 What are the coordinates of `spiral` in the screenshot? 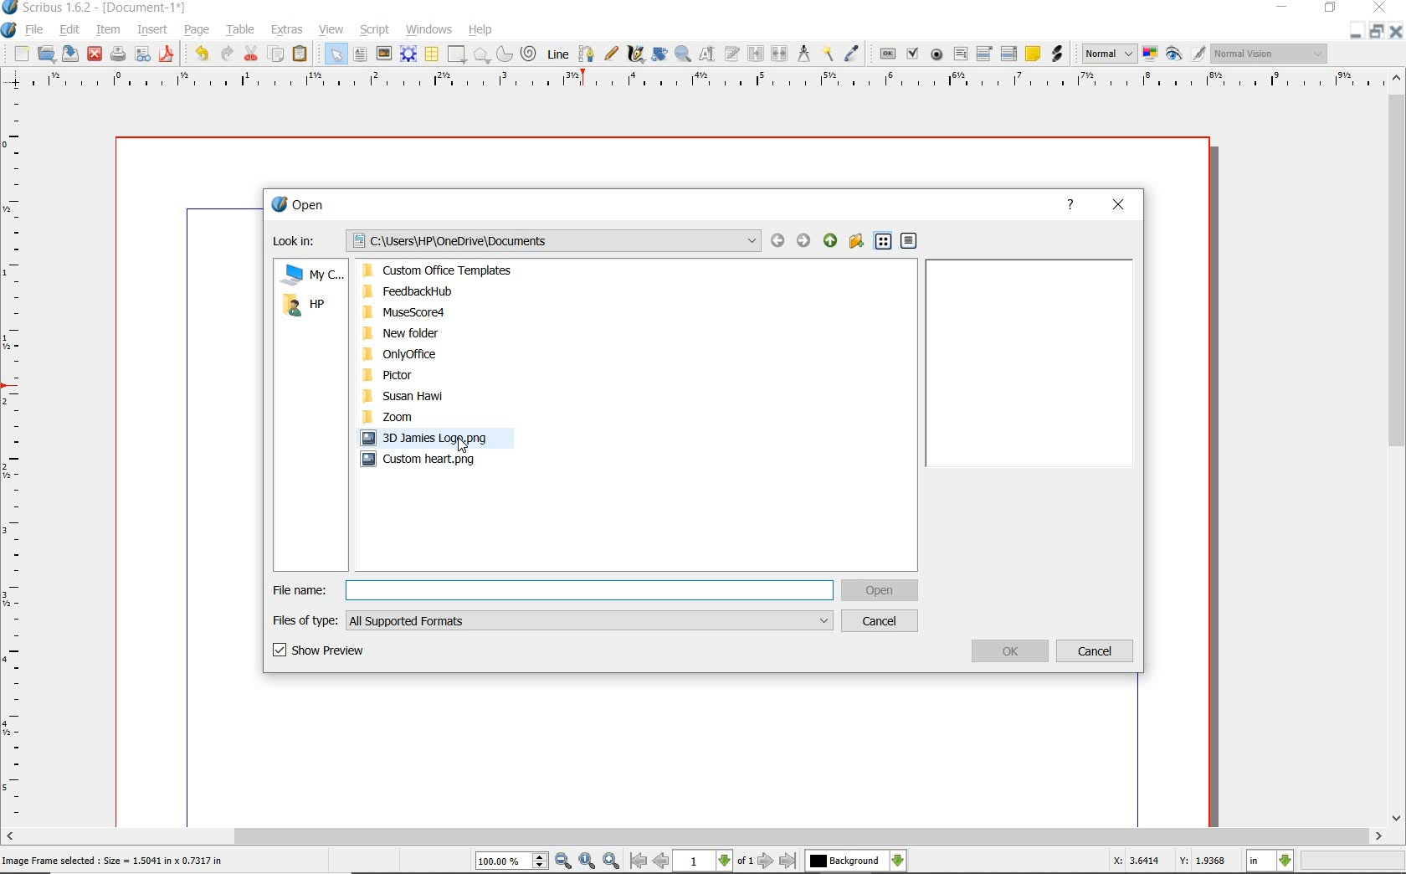 It's located at (530, 54).